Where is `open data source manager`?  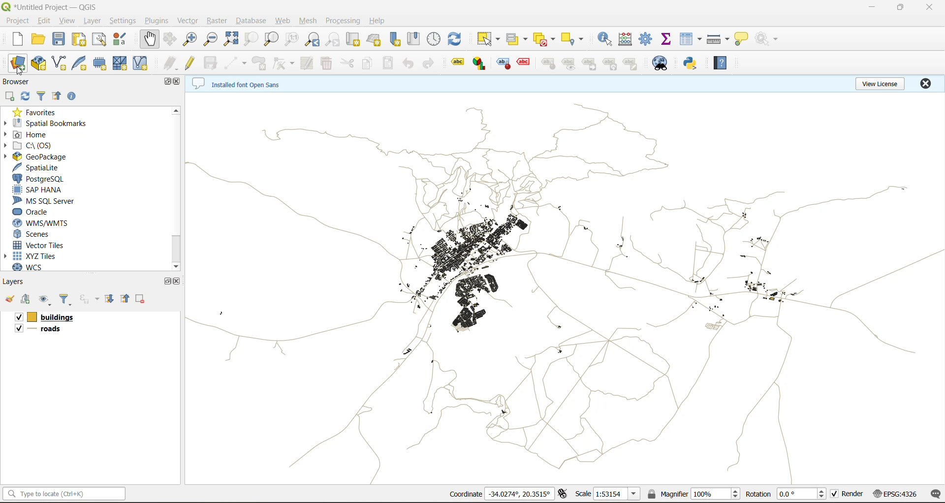
open data source manager is located at coordinates (18, 63).